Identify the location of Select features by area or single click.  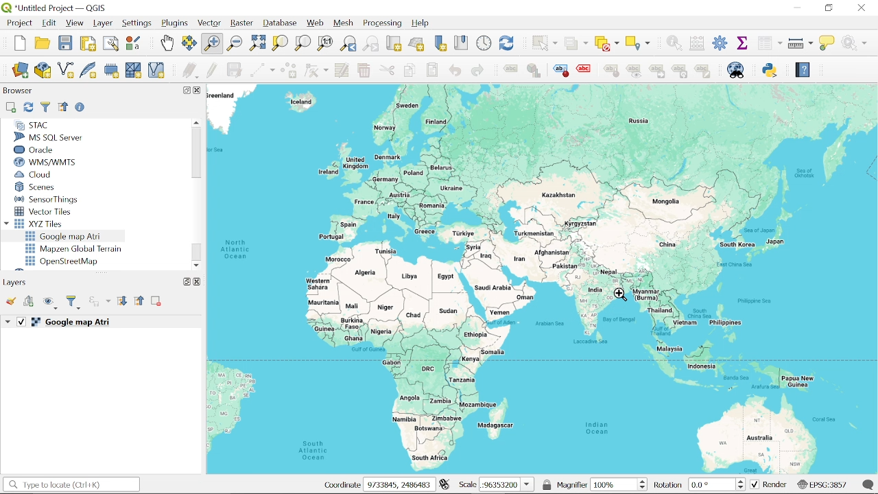
(543, 43).